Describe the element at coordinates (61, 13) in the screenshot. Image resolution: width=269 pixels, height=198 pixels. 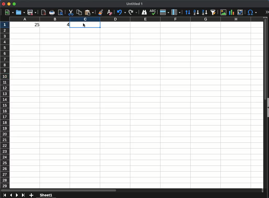
I see `print preview` at that location.